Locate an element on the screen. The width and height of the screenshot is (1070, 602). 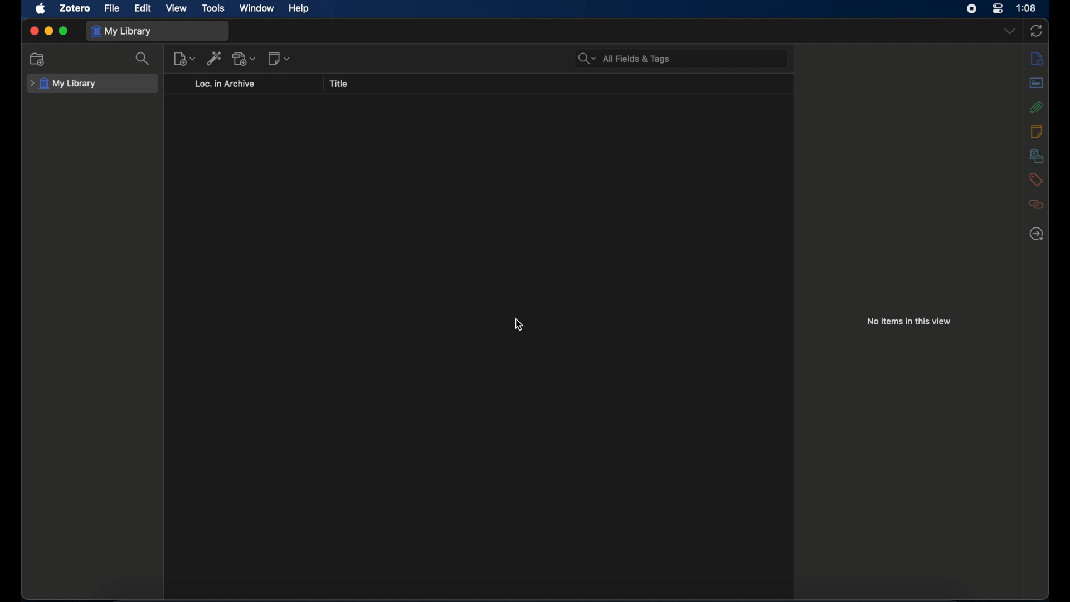
sync is located at coordinates (1037, 31).